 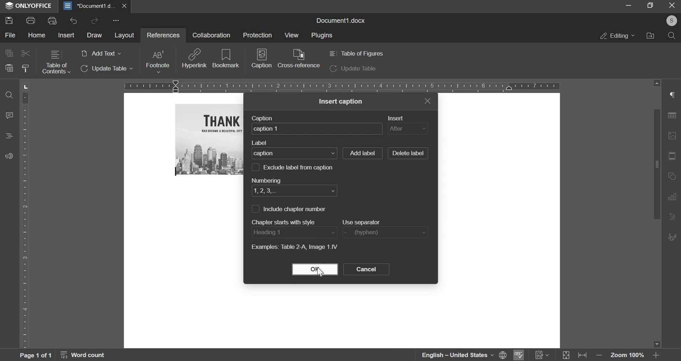 I want to click on paste, so click(x=9, y=68).